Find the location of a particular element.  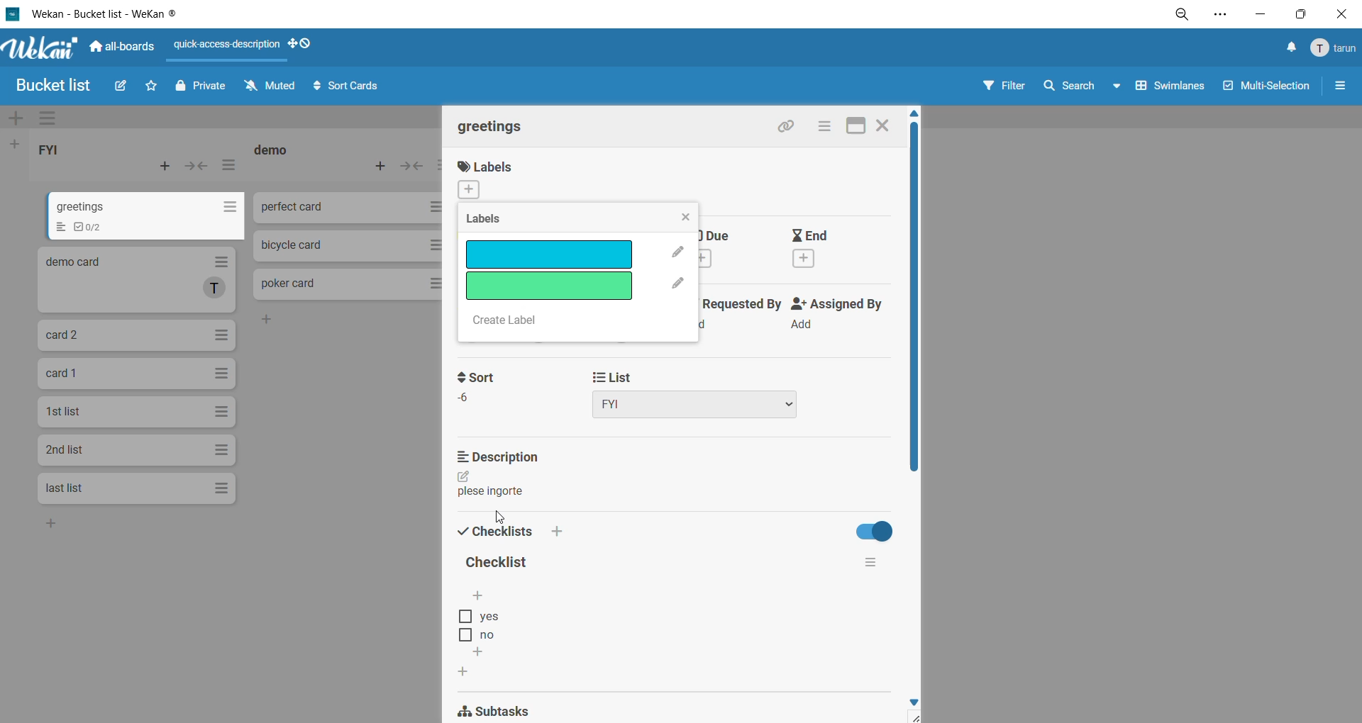

swimlanes is located at coordinates (1164, 88).